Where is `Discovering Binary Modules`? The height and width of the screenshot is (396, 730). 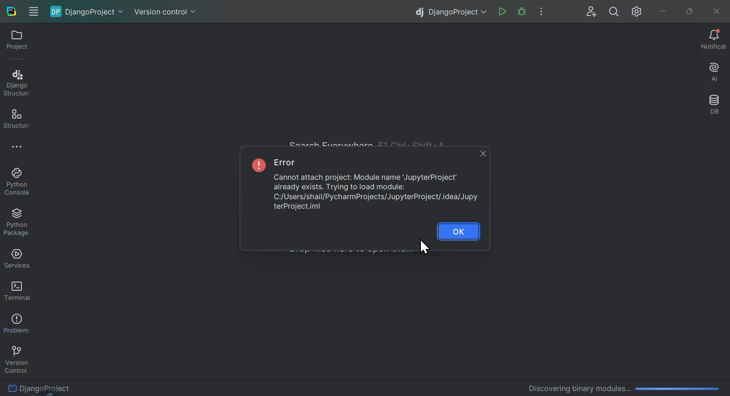
Discovering Binary Modules is located at coordinates (620, 386).